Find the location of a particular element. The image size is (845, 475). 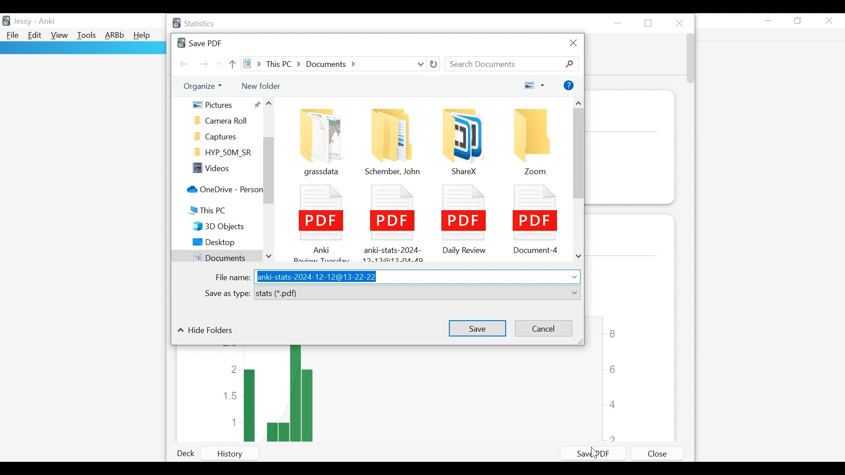

Help is located at coordinates (569, 86).